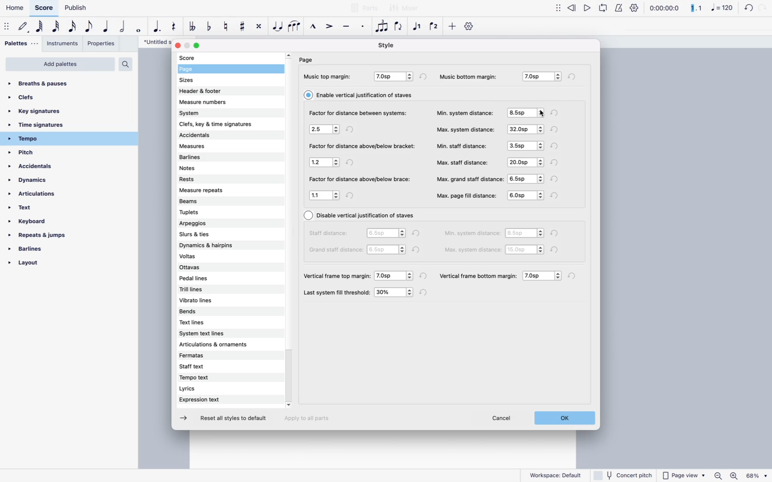  Describe the element at coordinates (39, 153) in the screenshot. I see `pitch` at that location.